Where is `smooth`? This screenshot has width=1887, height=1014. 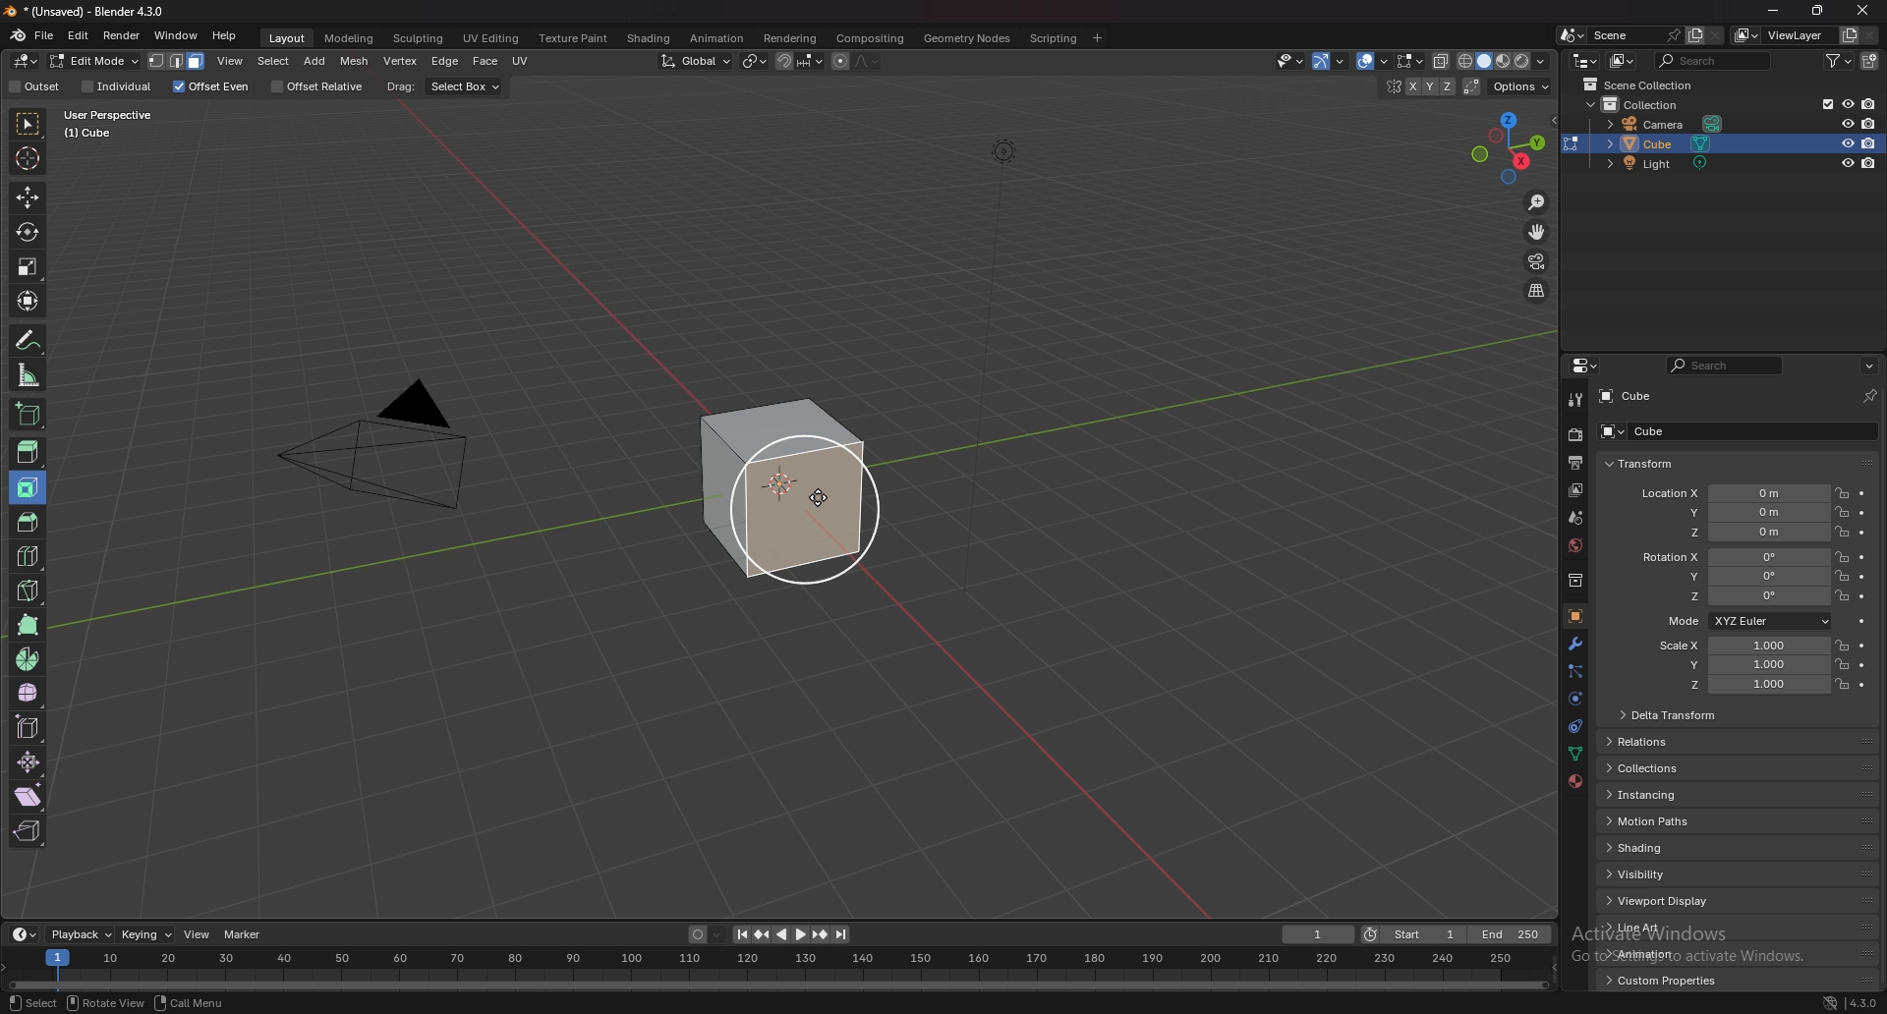
smooth is located at coordinates (29, 693).